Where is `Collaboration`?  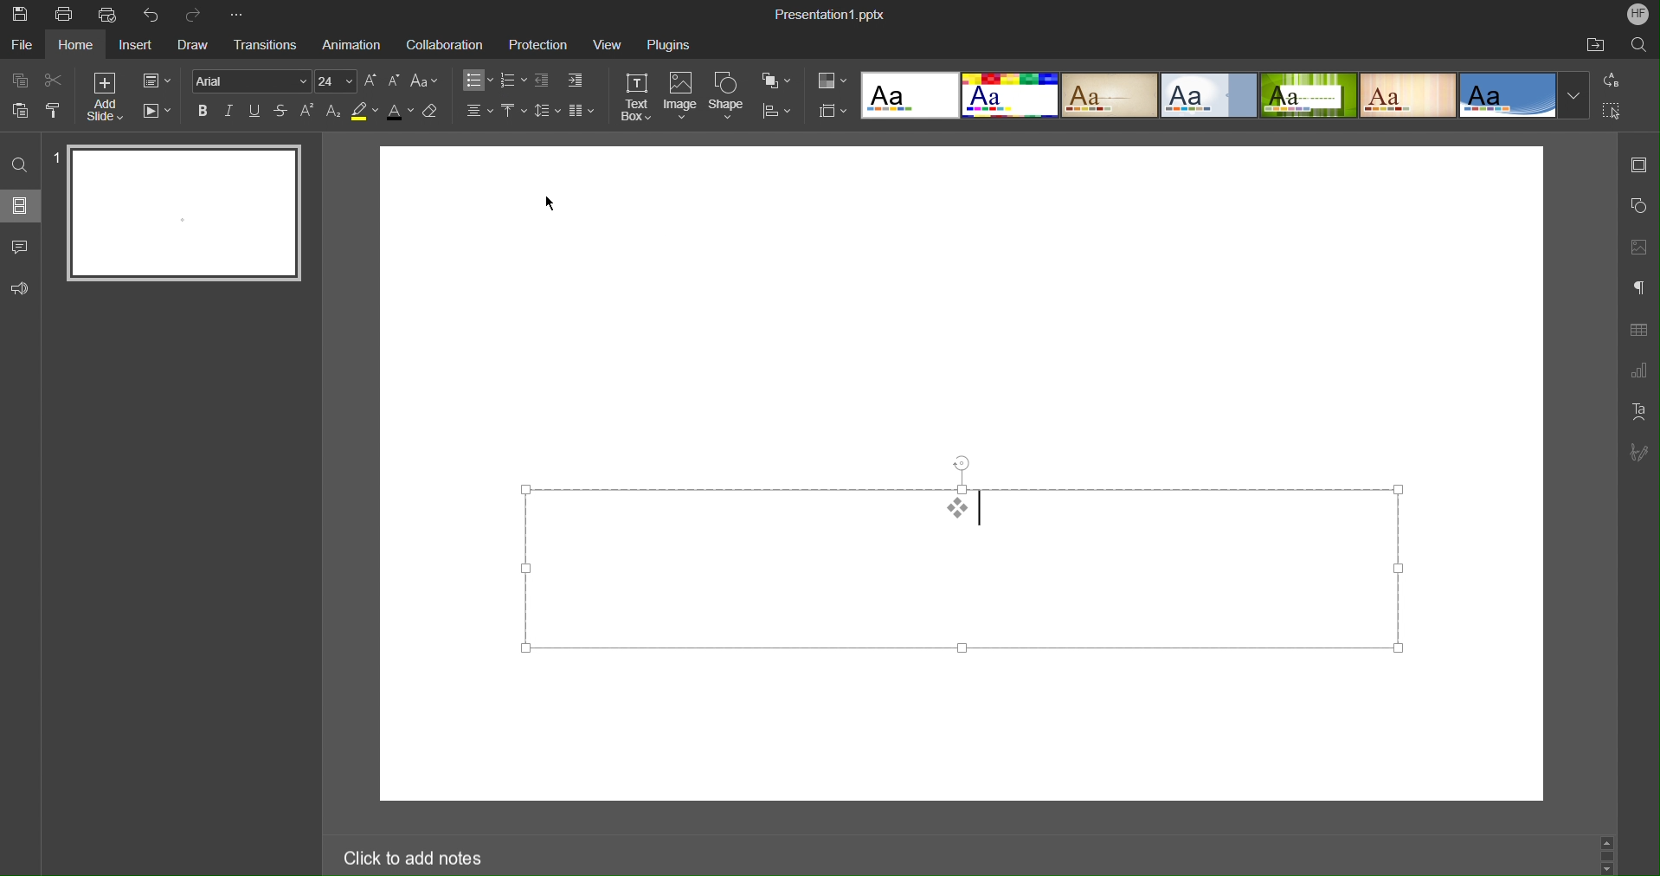 Collaboration is located at coordinates (441, 45).